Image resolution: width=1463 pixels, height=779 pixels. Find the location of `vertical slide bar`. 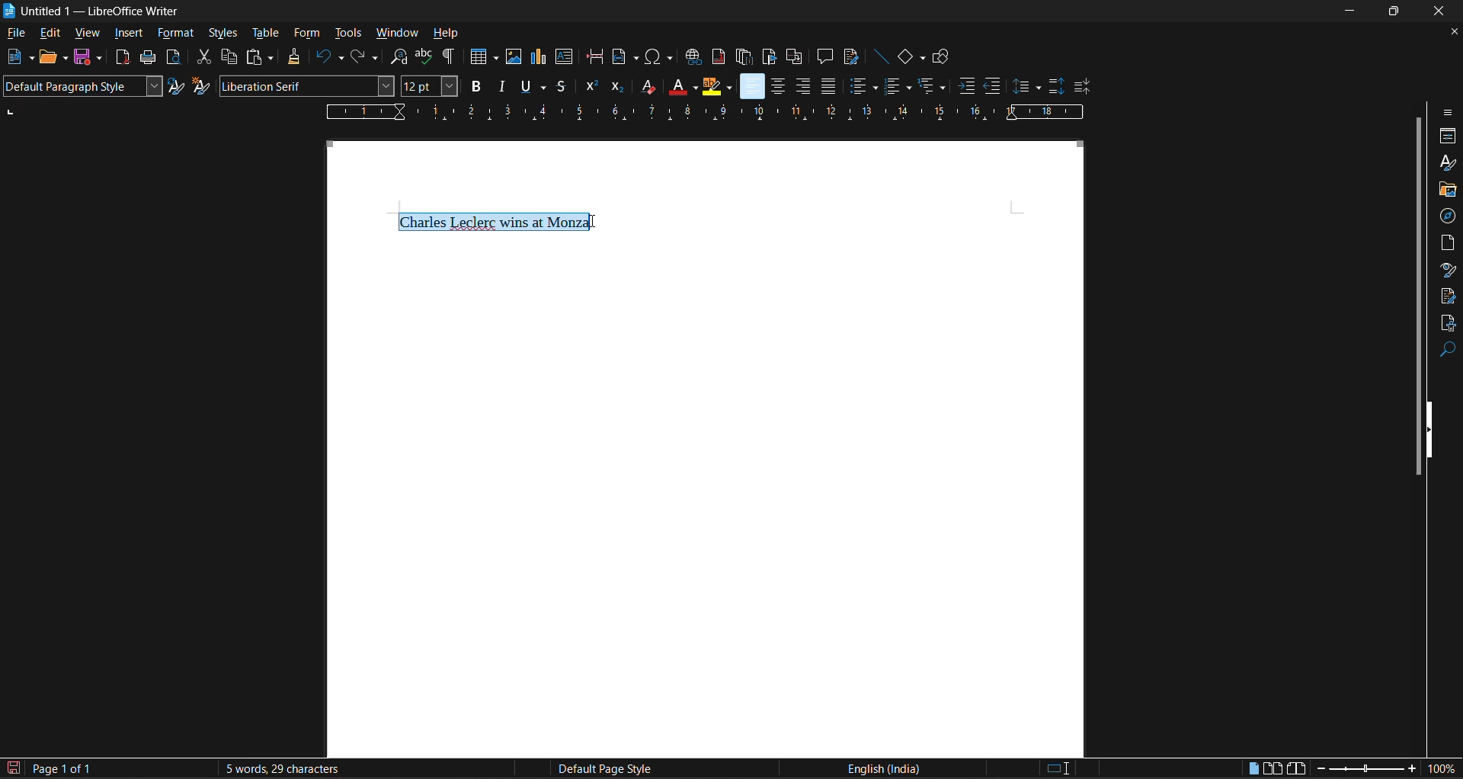

vertical slide bar is located at coordinates (1417, 293).